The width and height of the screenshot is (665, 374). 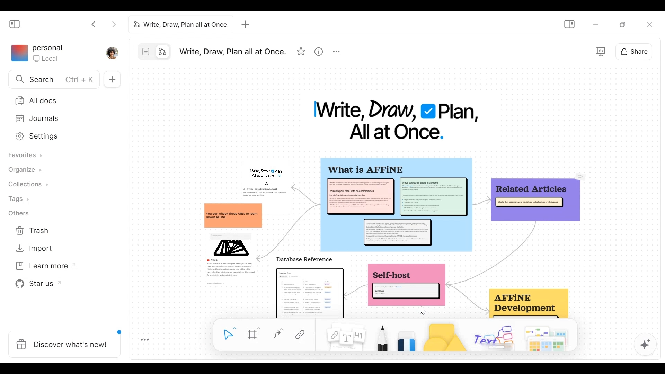 I want to click on Settings, so click(x=59, y=136).